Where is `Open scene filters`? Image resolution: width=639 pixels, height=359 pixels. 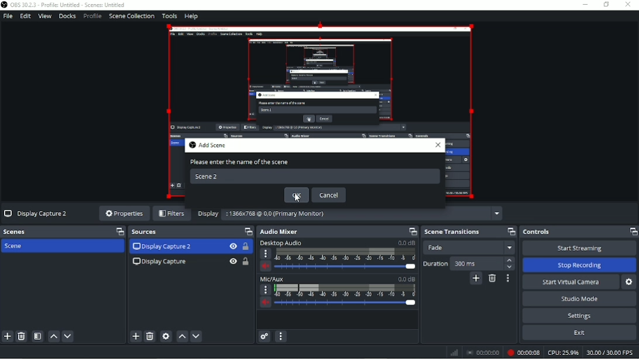 Open scene filters is located at coordinates (37, 336).